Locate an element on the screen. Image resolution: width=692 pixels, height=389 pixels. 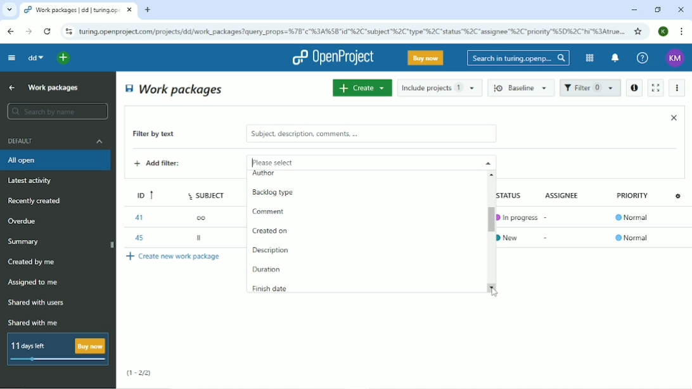
New tab is located at coordinates (148, 10).